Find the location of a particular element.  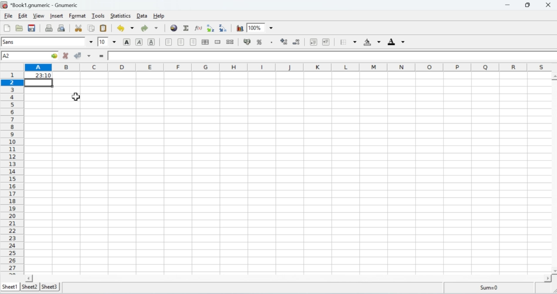

Tools is located at coordinates (98, 16).